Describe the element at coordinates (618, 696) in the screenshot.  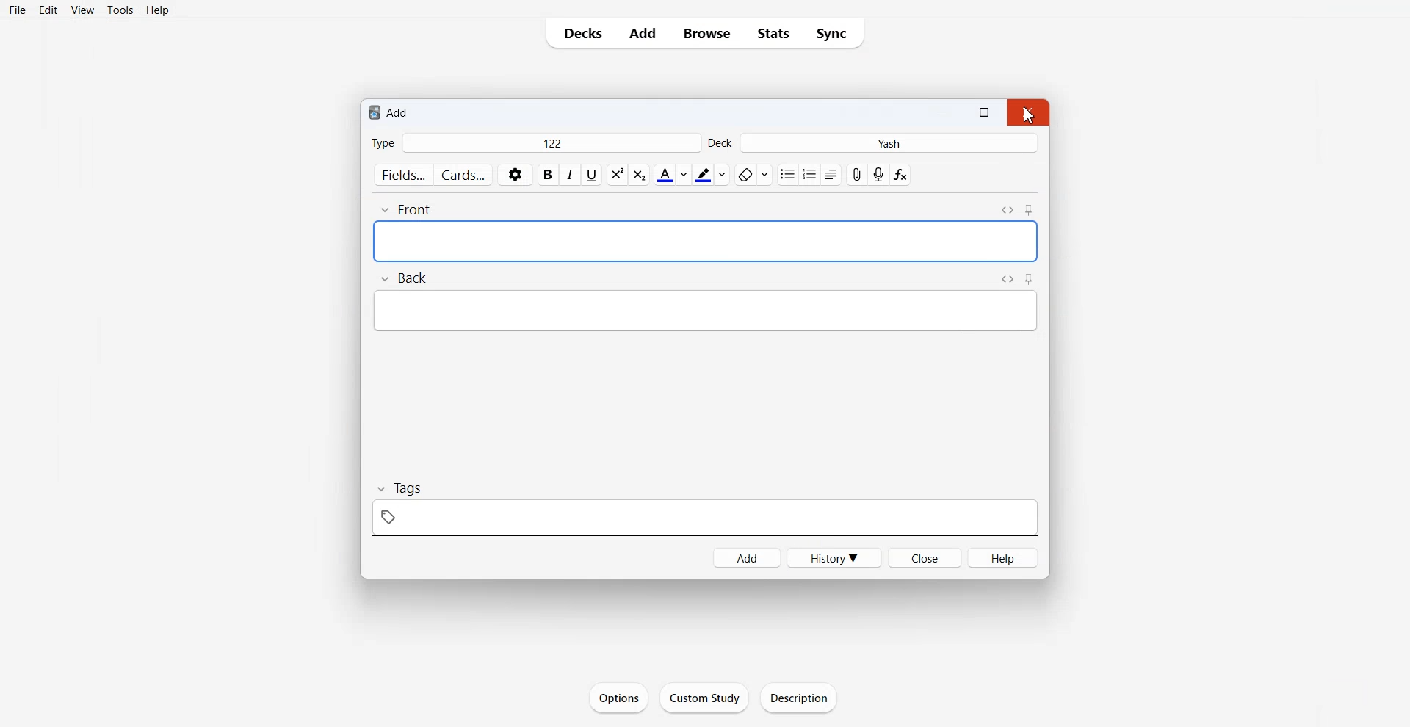
I see `Options` at that location.